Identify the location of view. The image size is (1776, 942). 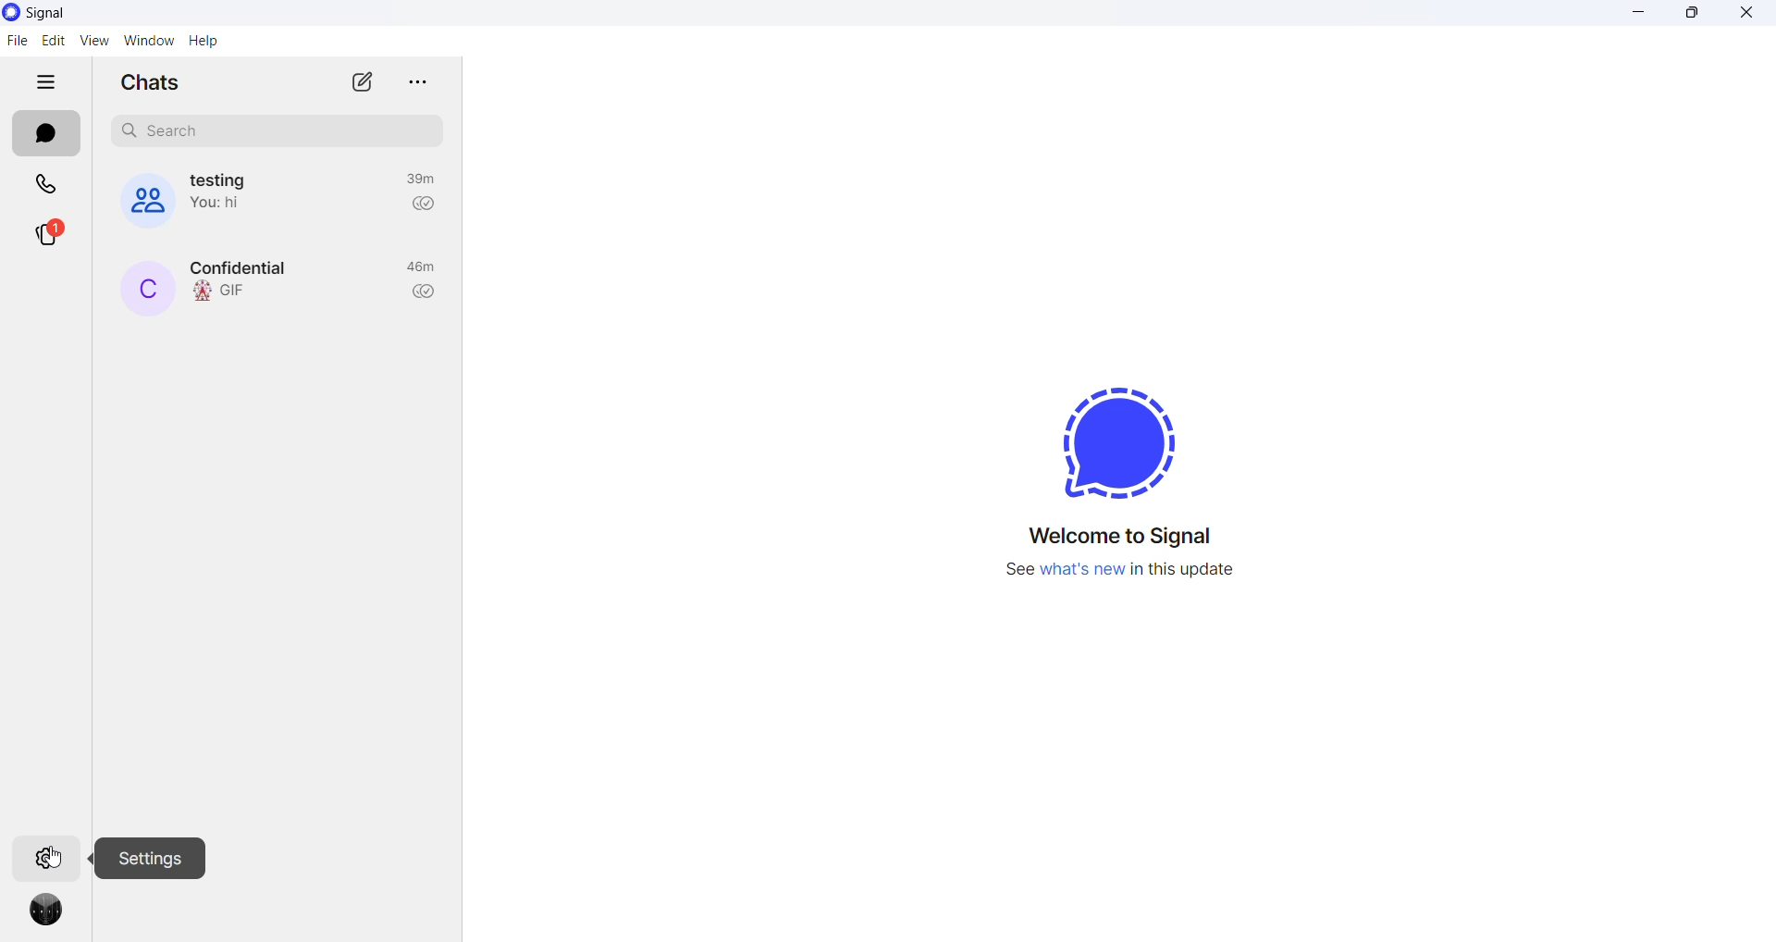
(92, 41).